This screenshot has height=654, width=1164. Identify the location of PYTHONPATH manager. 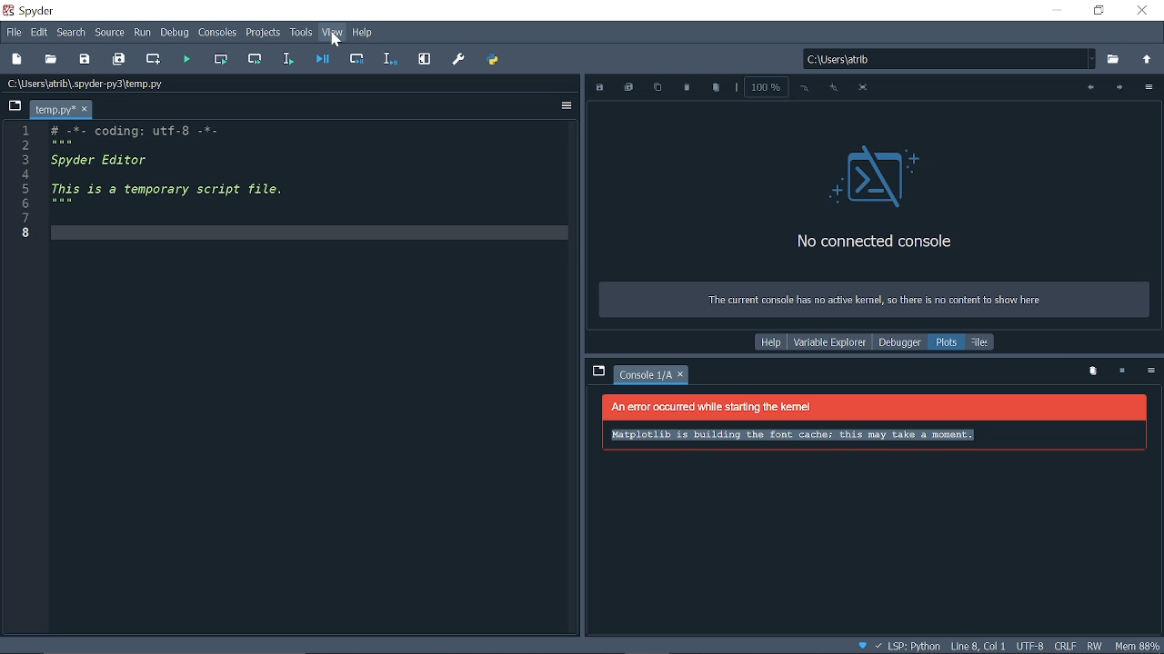
(493, 60).